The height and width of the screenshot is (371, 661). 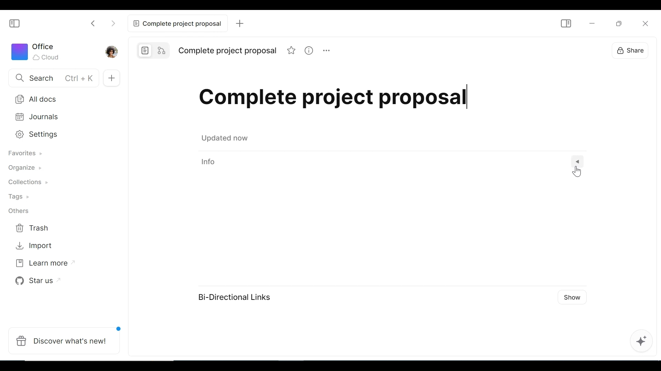 I want to click on Trash, so click(x=33, y=228).